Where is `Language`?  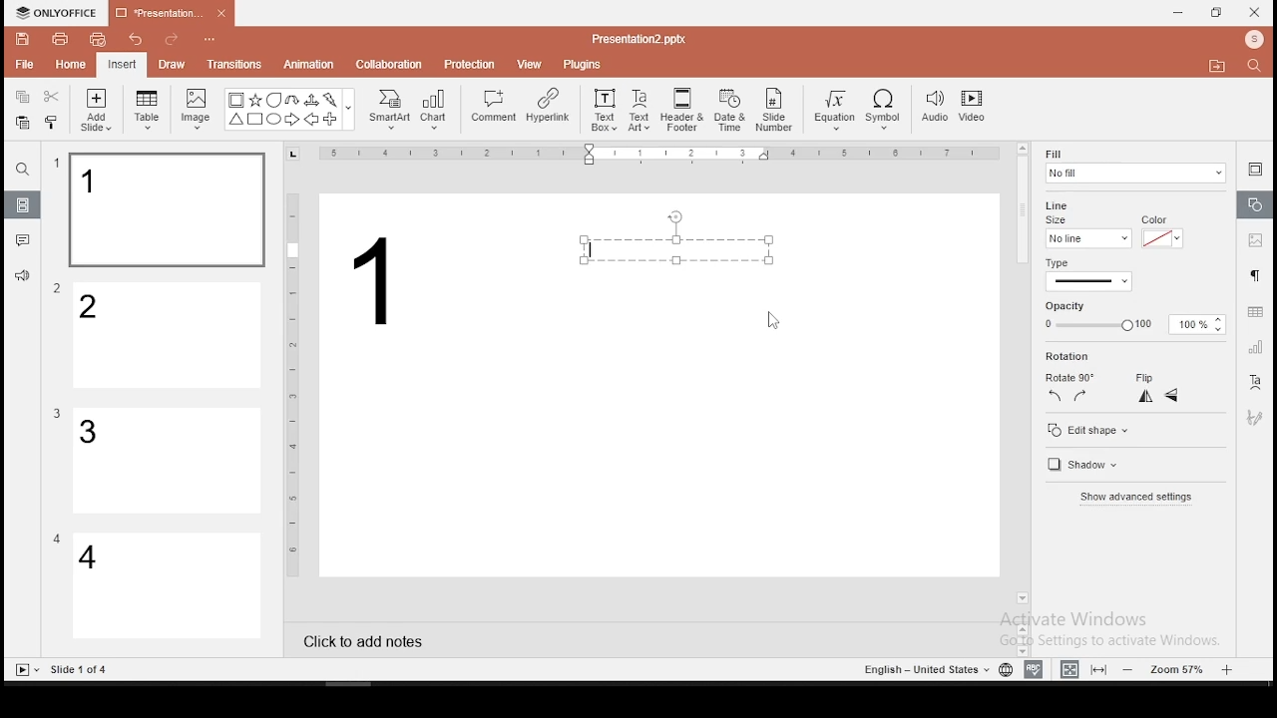
Language is located at coordinates (923, 670).